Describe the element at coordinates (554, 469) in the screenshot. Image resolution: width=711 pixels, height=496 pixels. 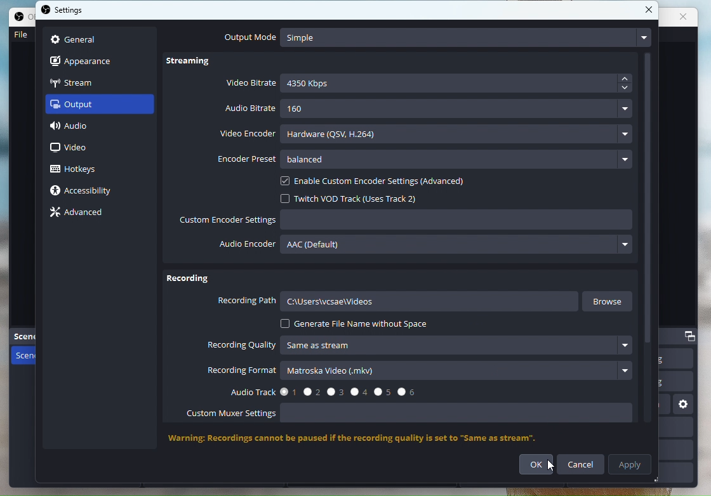
I see `cursor` at that location.